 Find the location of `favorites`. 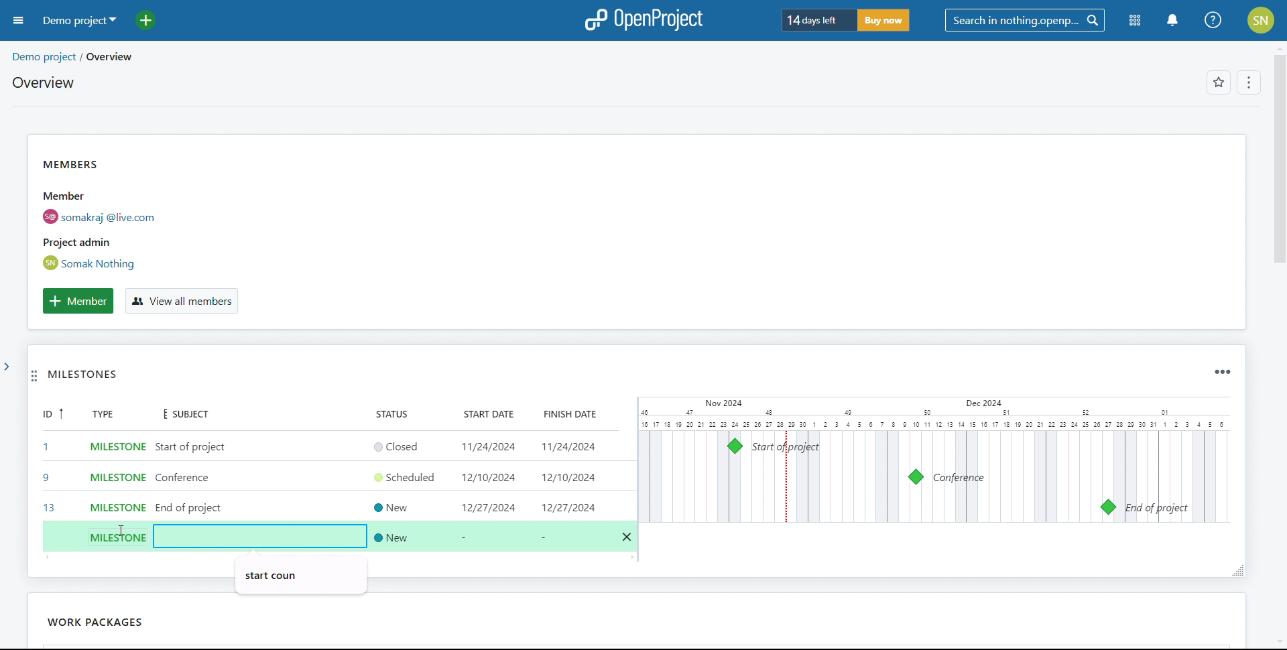

favorites is located at coordinates (1218, 84).